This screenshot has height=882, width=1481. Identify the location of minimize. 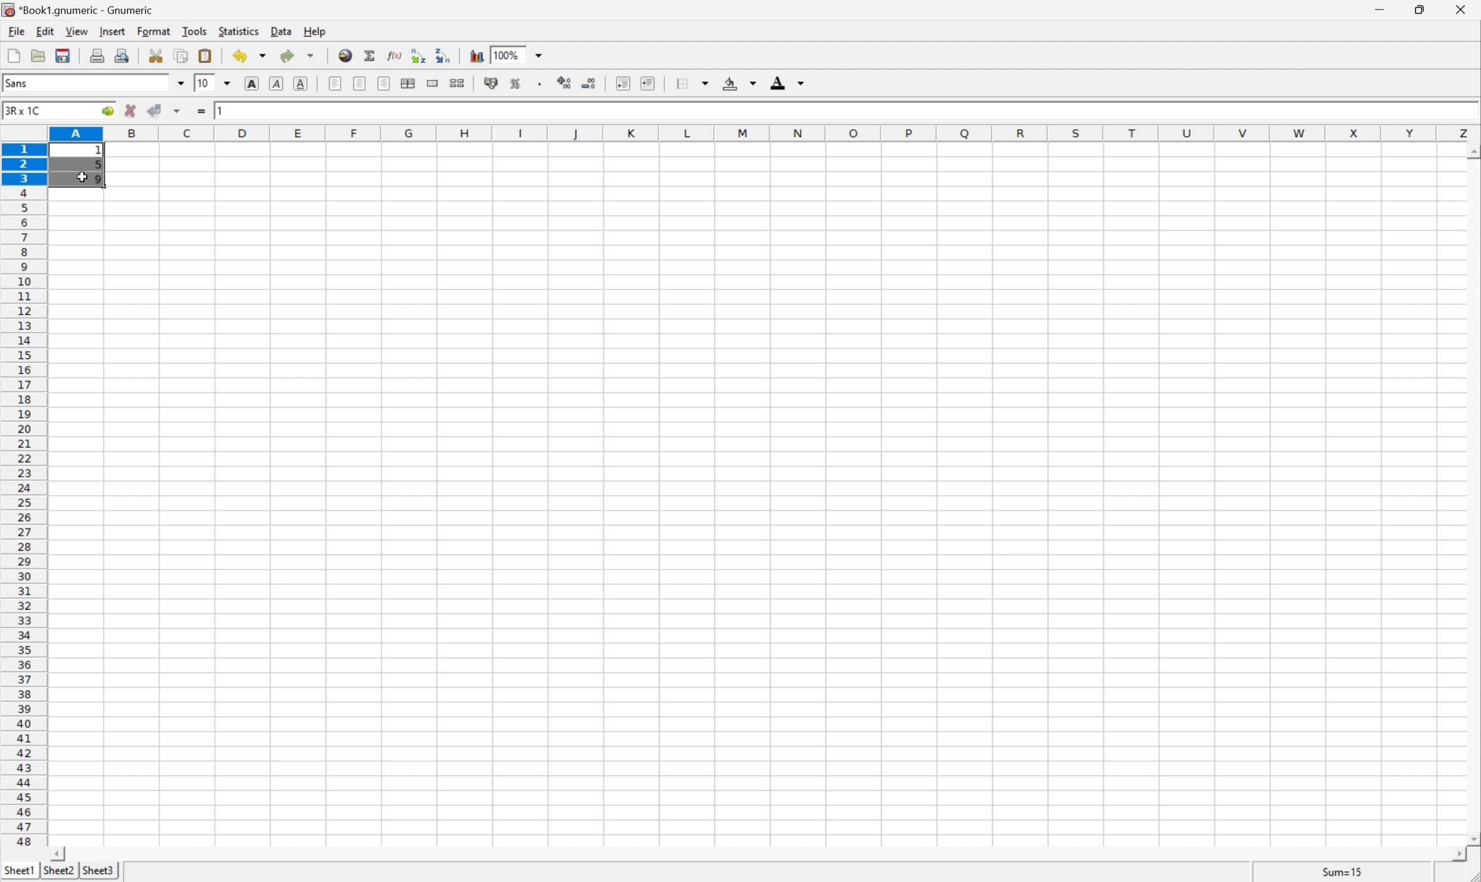
(1382, 8).